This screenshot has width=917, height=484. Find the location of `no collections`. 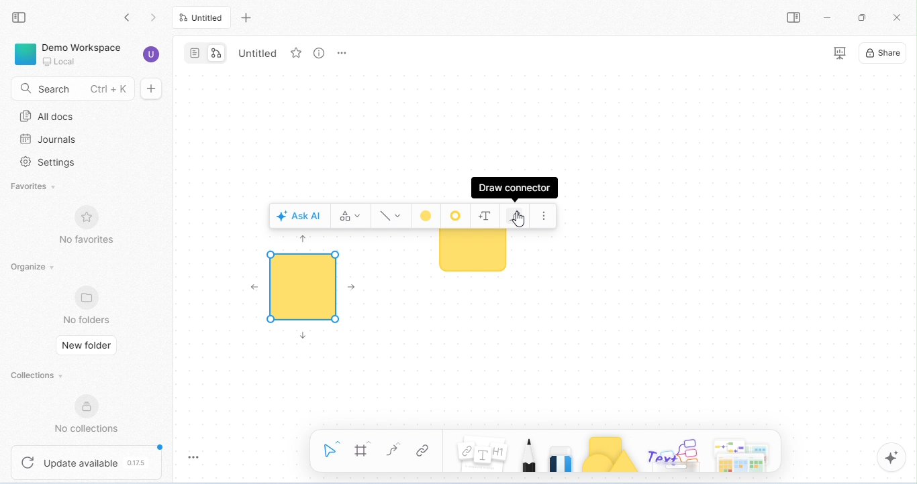

no collections is located at coordinates (92, 416).